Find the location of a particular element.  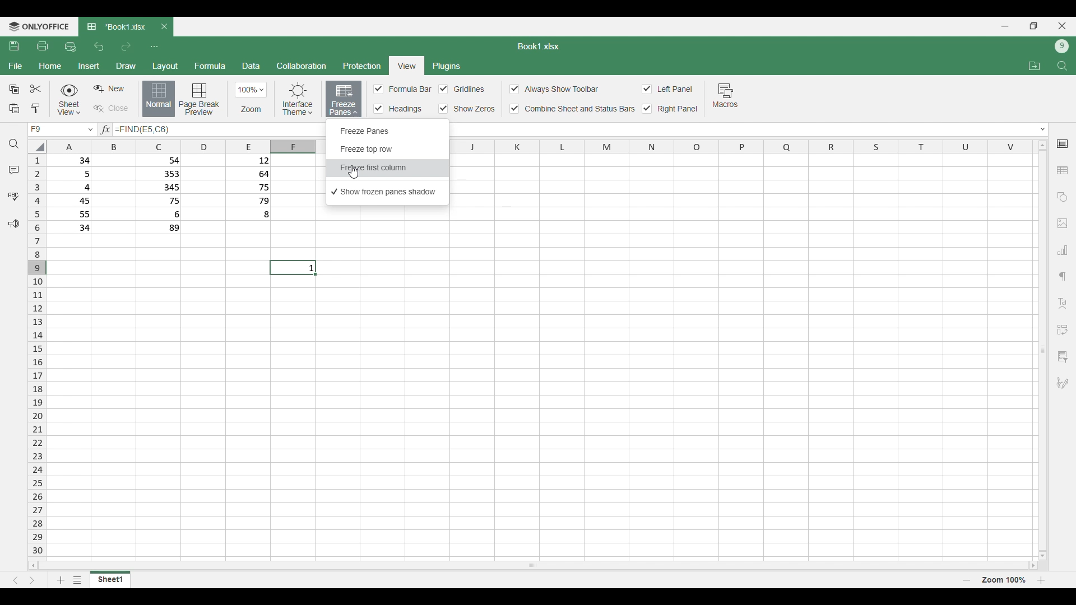

Indicates columns is located at coordinates (189, 147).